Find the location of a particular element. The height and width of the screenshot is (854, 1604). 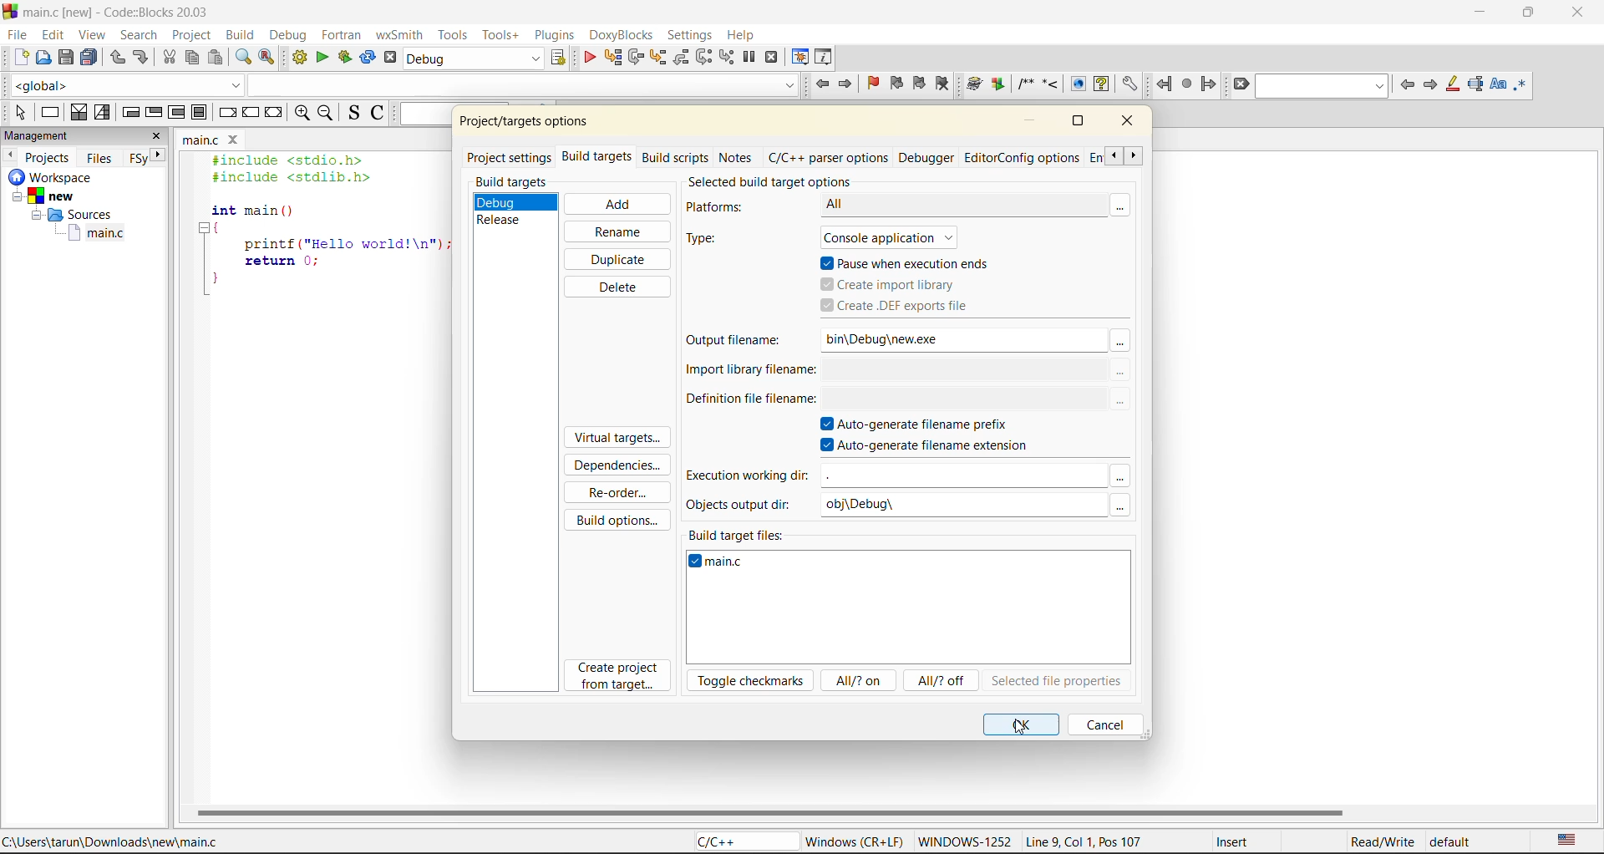

virtual targets is located at coordinates (616, 439).